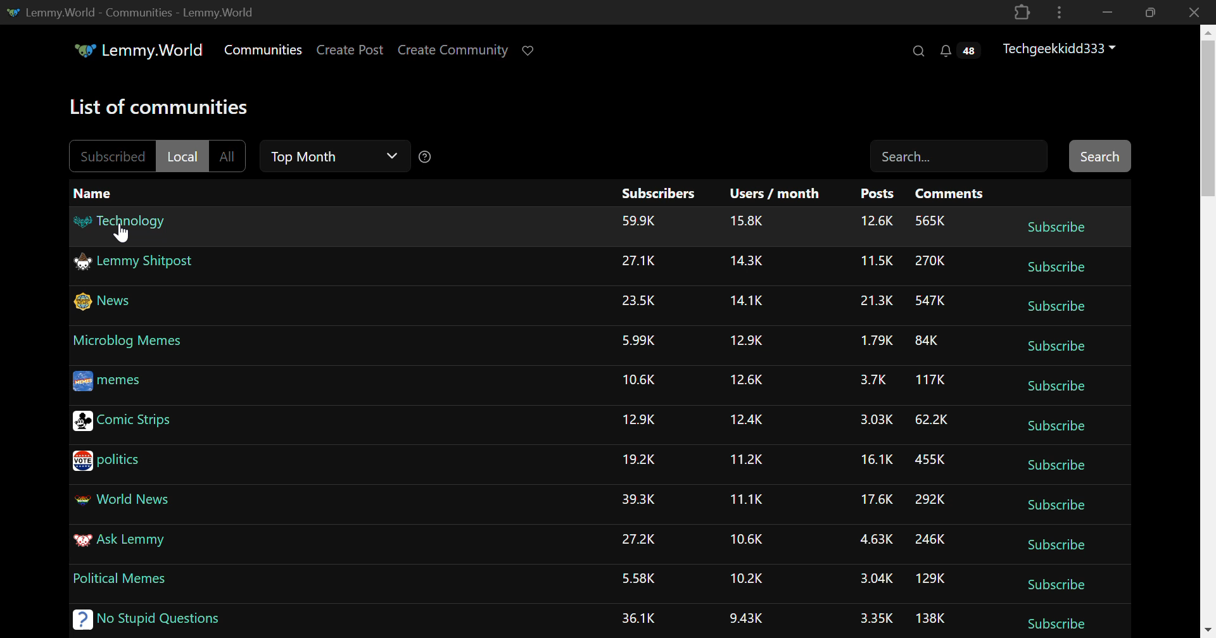 The height and width of the screenshot is (638, 1216). What do you see at coordinates (638, 618) in the screenshot?
I see `36.1K` at bounding box center [638, 618].